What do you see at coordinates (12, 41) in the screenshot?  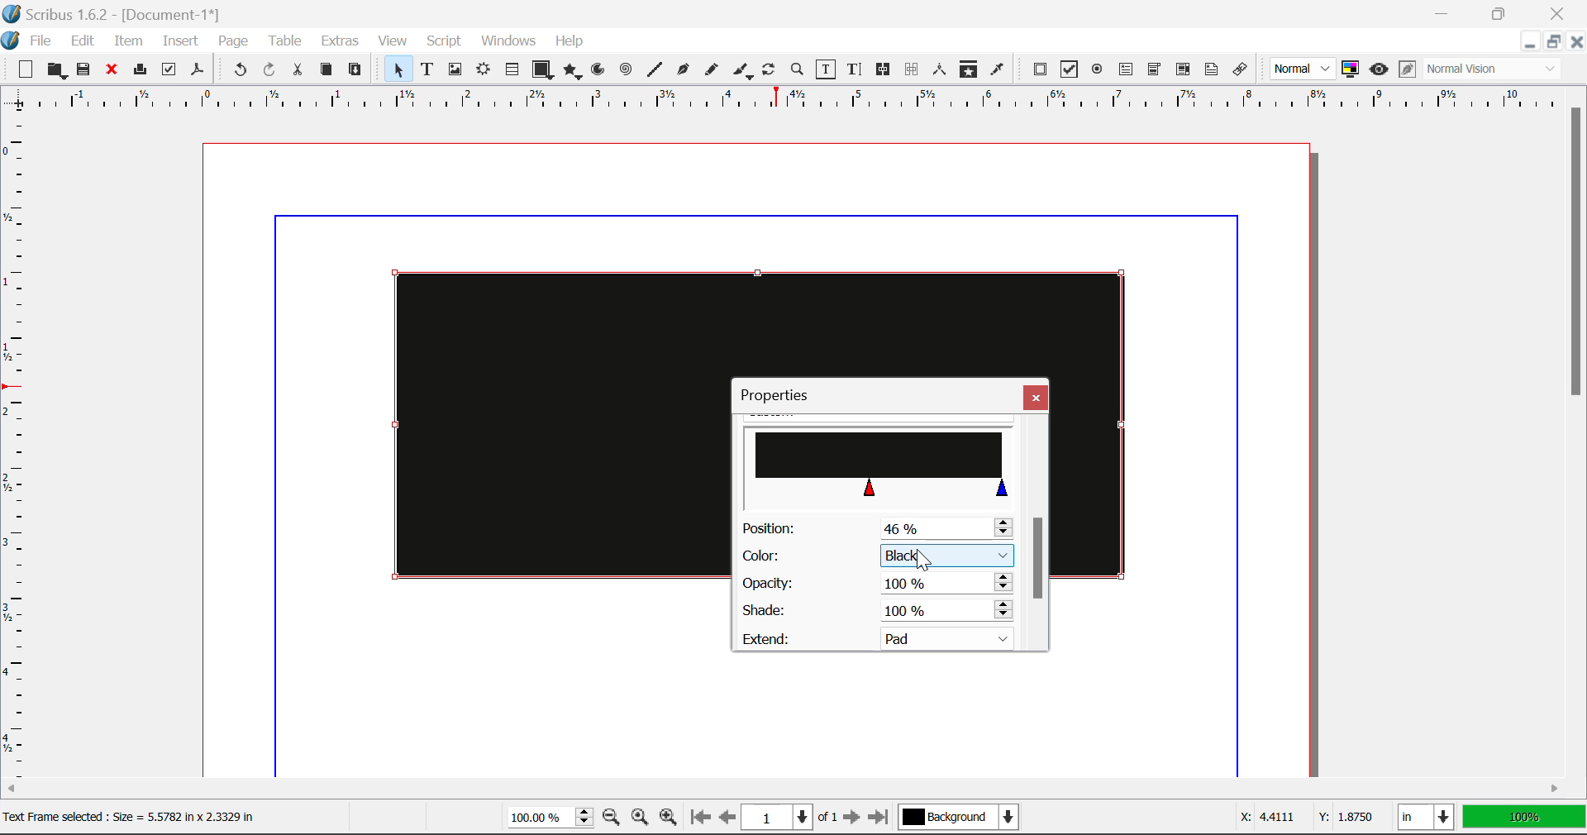 I see `scribus logo` at bounding box center [12, 41].